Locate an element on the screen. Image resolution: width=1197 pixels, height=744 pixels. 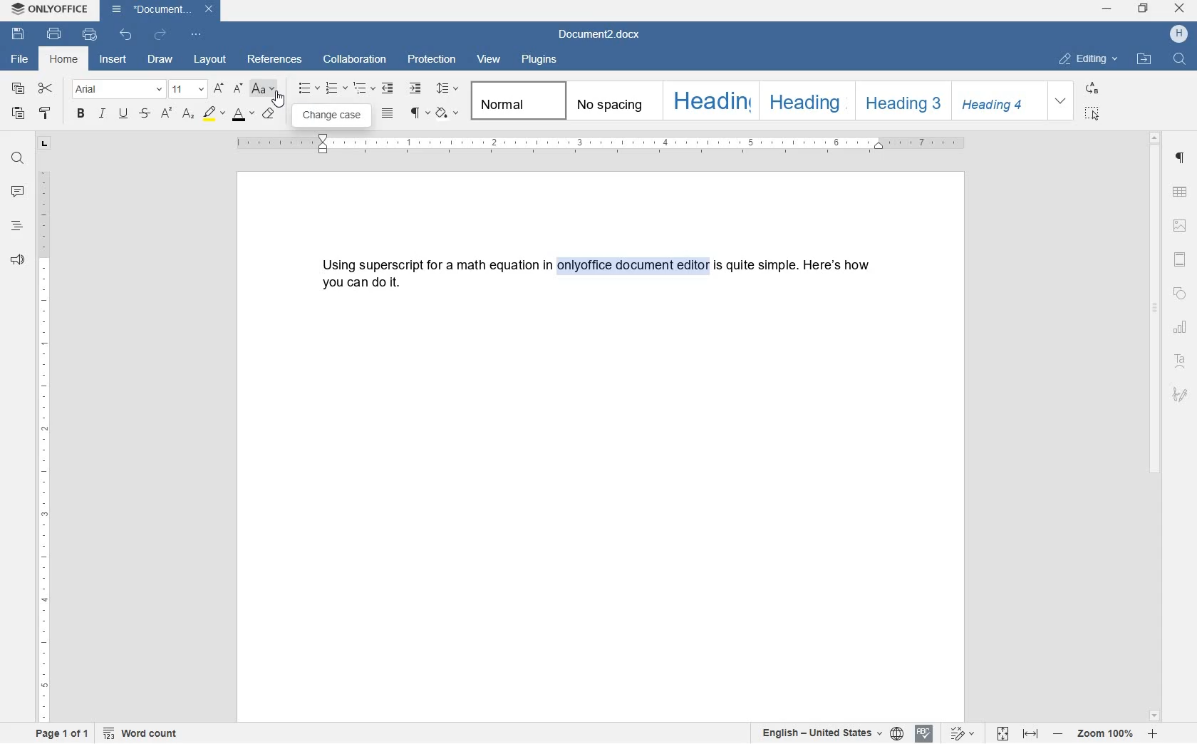
fit to page or fit to width is located at coordinates (1020, 733).